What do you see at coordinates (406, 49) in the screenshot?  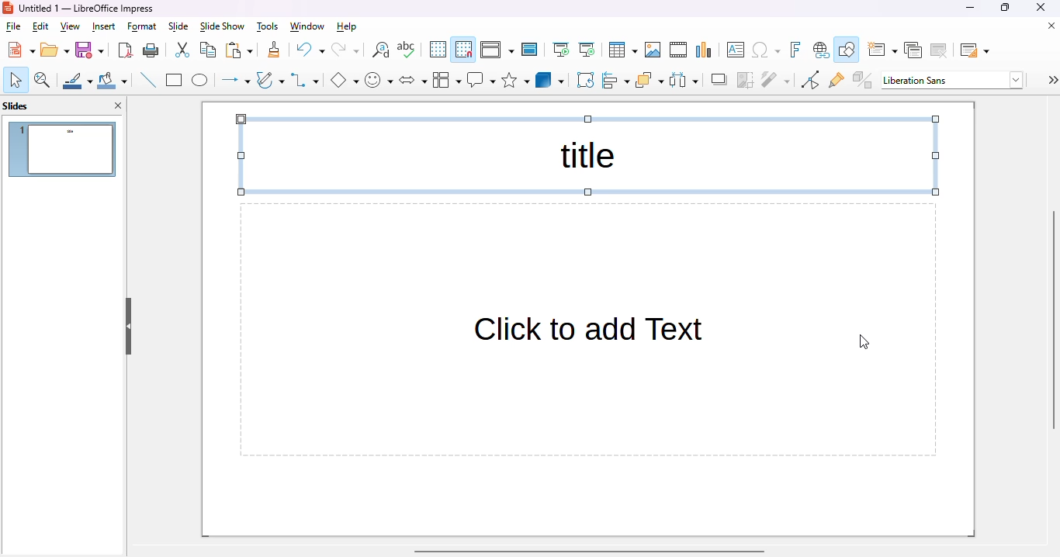 I see `check spelling` at bounding box center [406, 49].